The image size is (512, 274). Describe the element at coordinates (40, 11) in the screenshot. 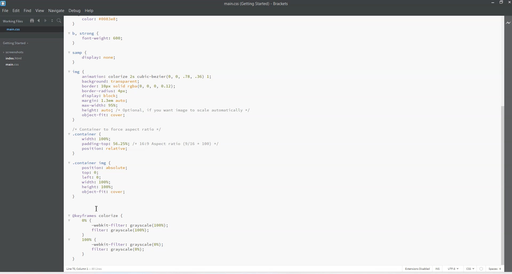

I see `View` at that location.